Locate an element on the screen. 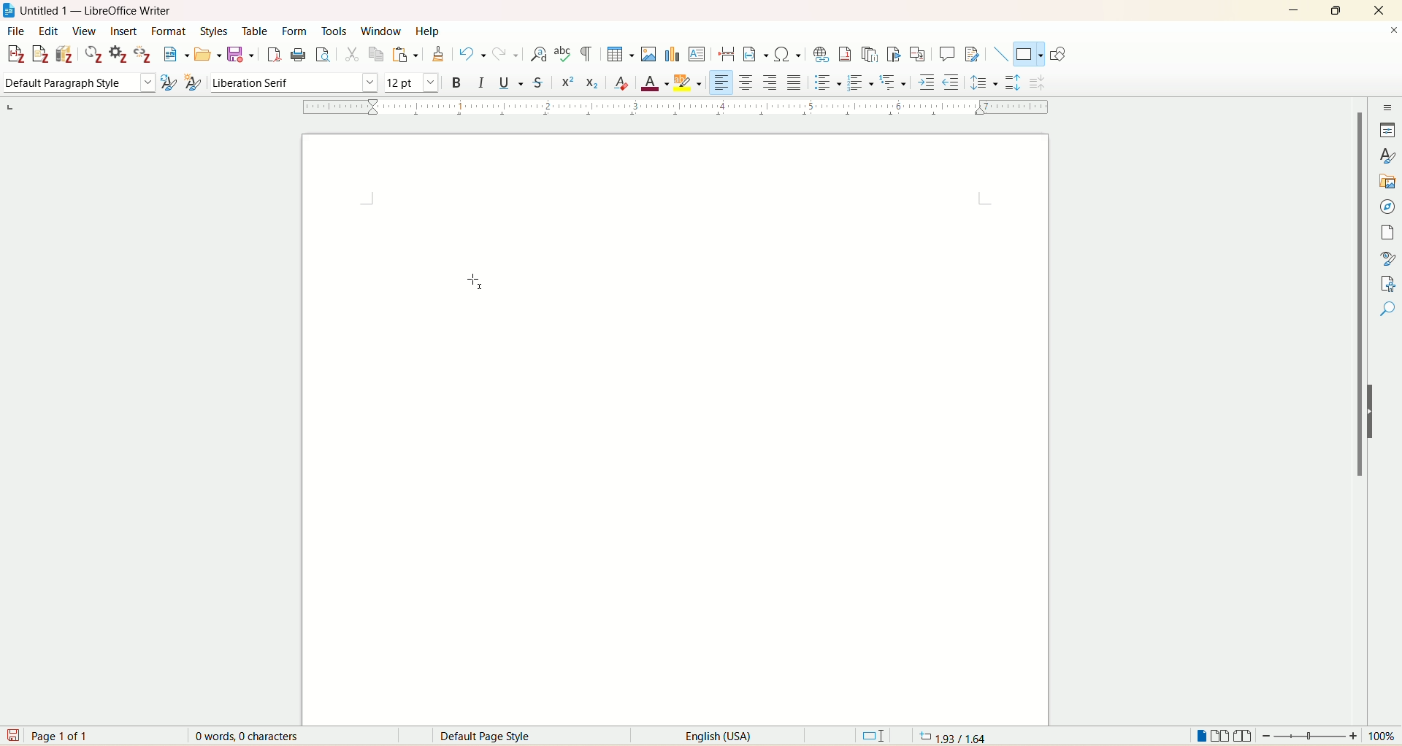 The width and height of the screenshot is (1402, 746). add citation is located at coordinates (14, 55).